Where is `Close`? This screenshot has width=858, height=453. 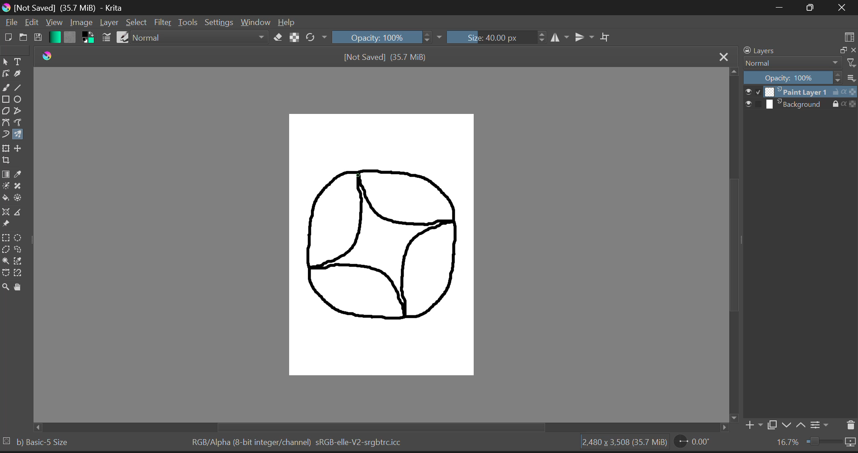 Close is located at coordinates (842, 8).